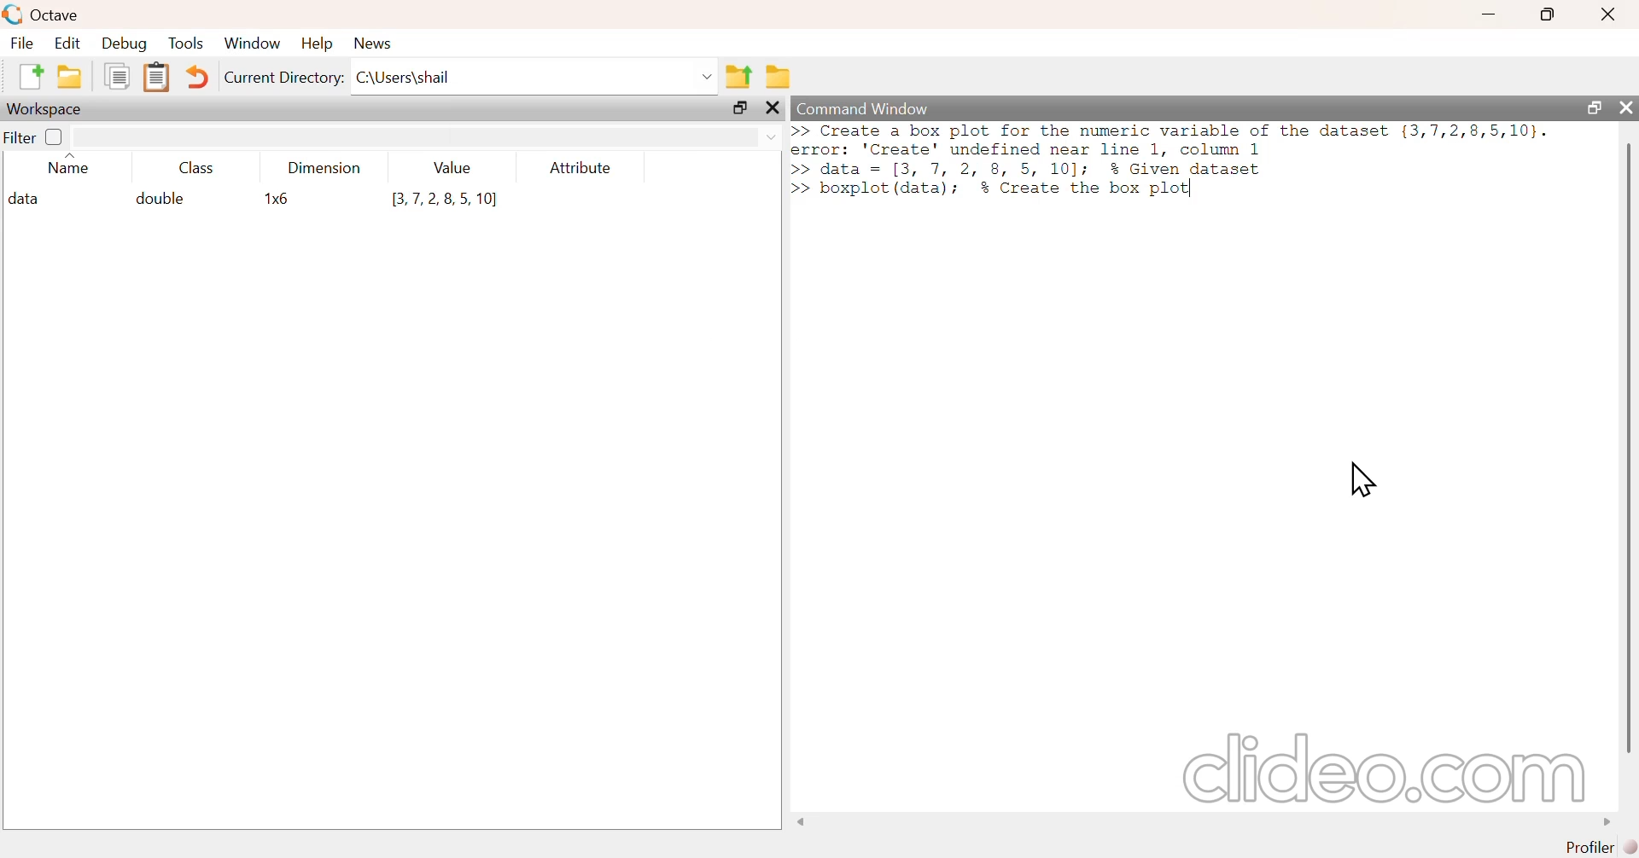  Describe the element at coordinates (326, 165) in the screenshot. I see `dimension` at that location.